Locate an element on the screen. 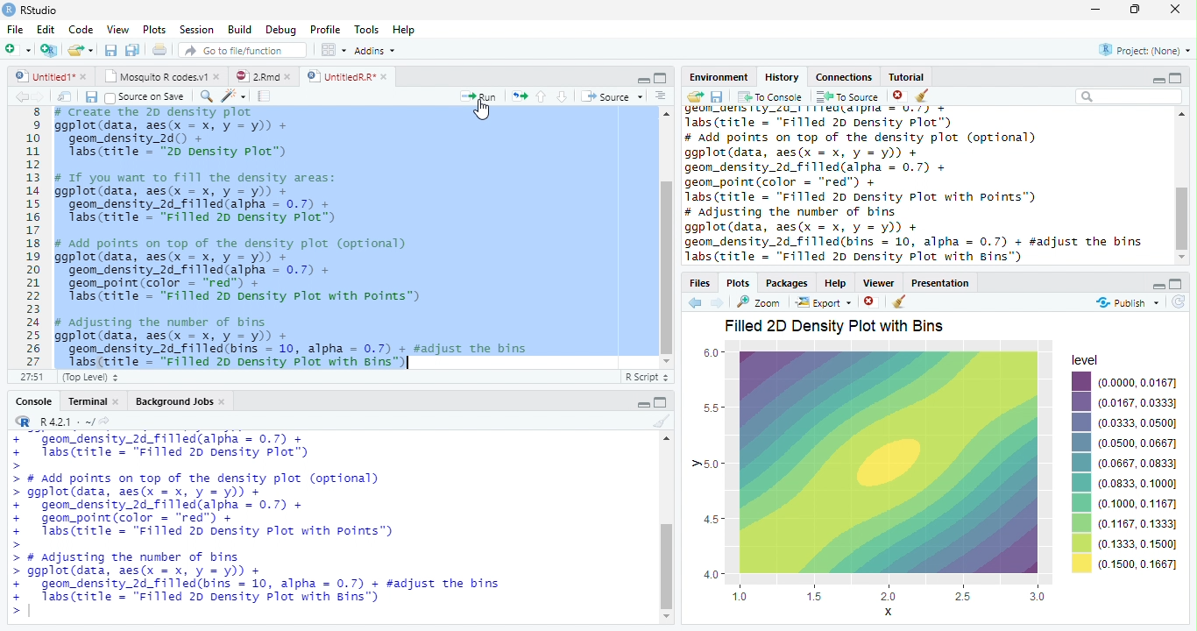 The image size is (1197, 631). labs(title = "Filled 2D Density Plot”)

# add points on top of the density plot (optional)

ggplot (data, aes(x = x, y = y)) +

geon_density_2d_filled(alpha = 0.7) +

geon_point (color = "red") +

labs (title = "Filled 20 Density Plot with Points”)

# adjusting the number of bins

ggplot(data, aes(x = x, y = y)) +

geon_density_2d_filled(bins = 10, alpha = 0.7) + #adjust the bins
labs (title = "Filled 20 Density Plot with sins") is located at coordinates (920, 187).